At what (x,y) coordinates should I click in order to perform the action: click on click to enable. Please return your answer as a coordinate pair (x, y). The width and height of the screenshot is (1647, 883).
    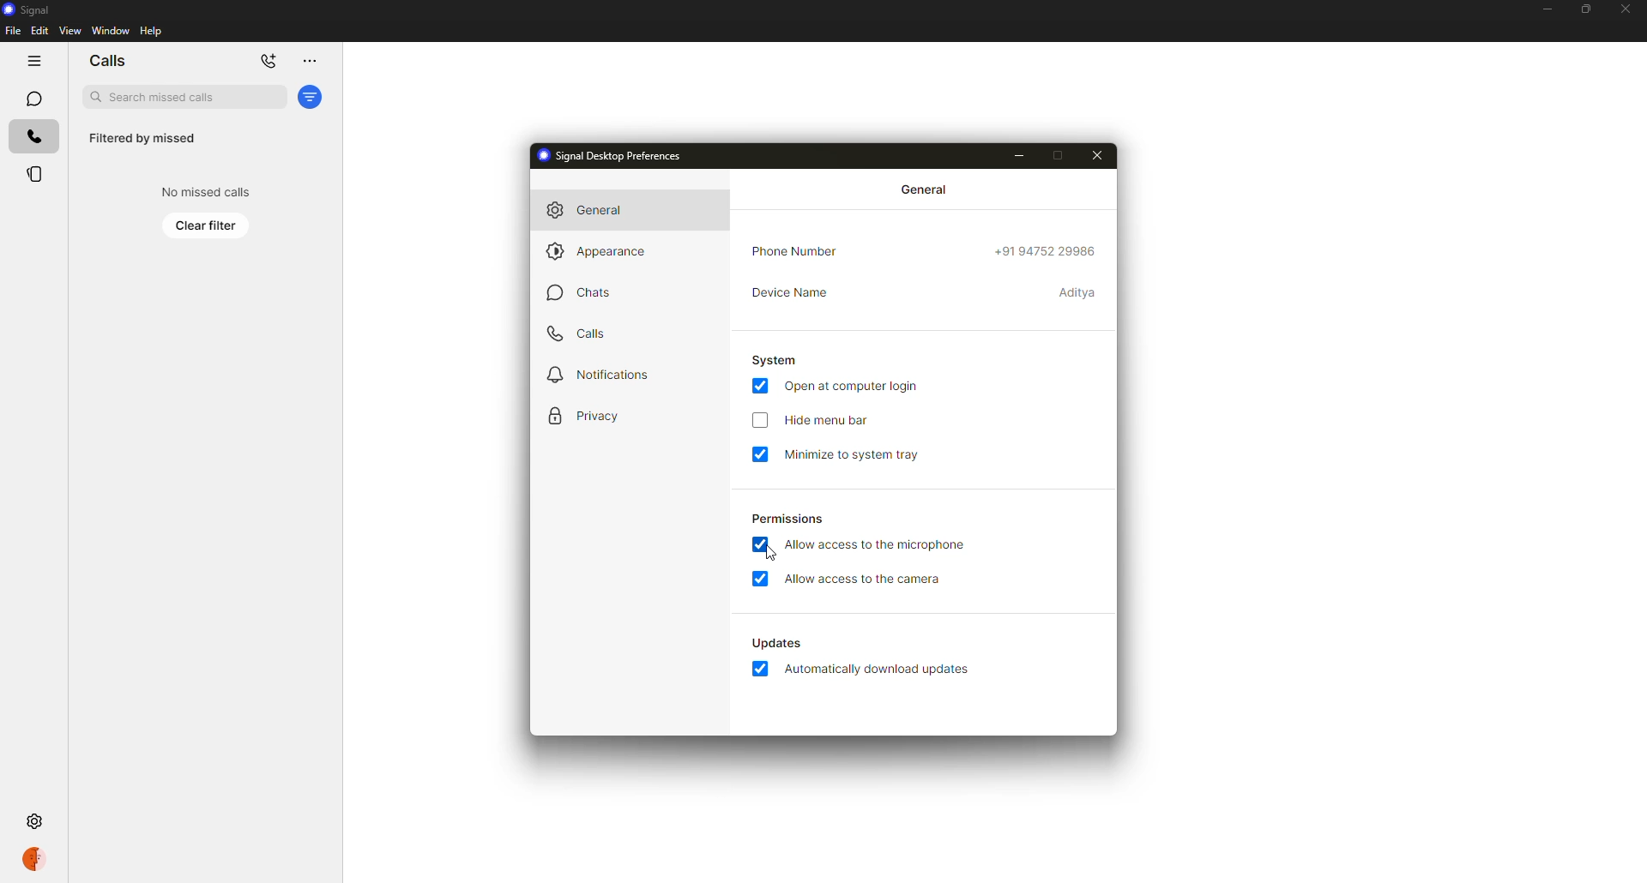
    Looking at the image, I should click on (758, 420).